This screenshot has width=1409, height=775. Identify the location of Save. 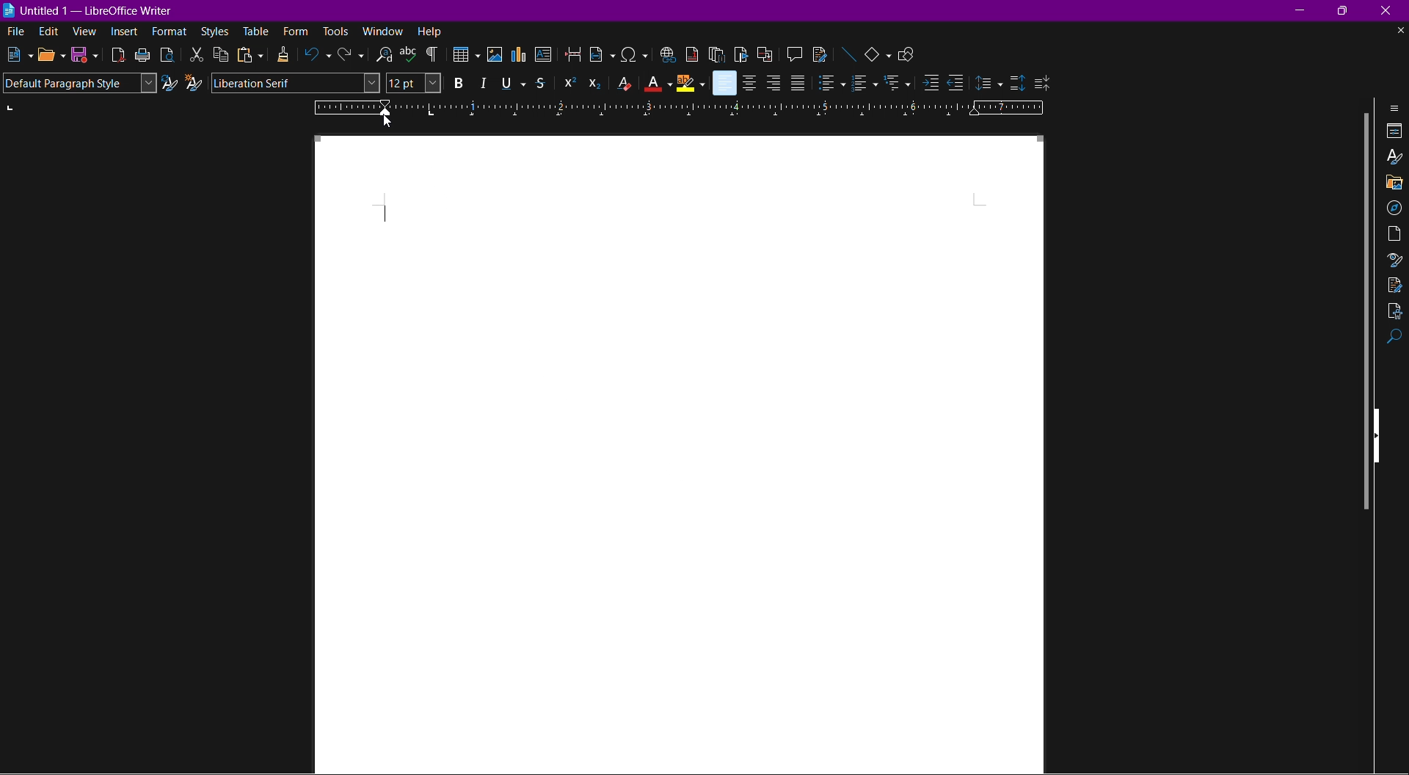
(85, 56).